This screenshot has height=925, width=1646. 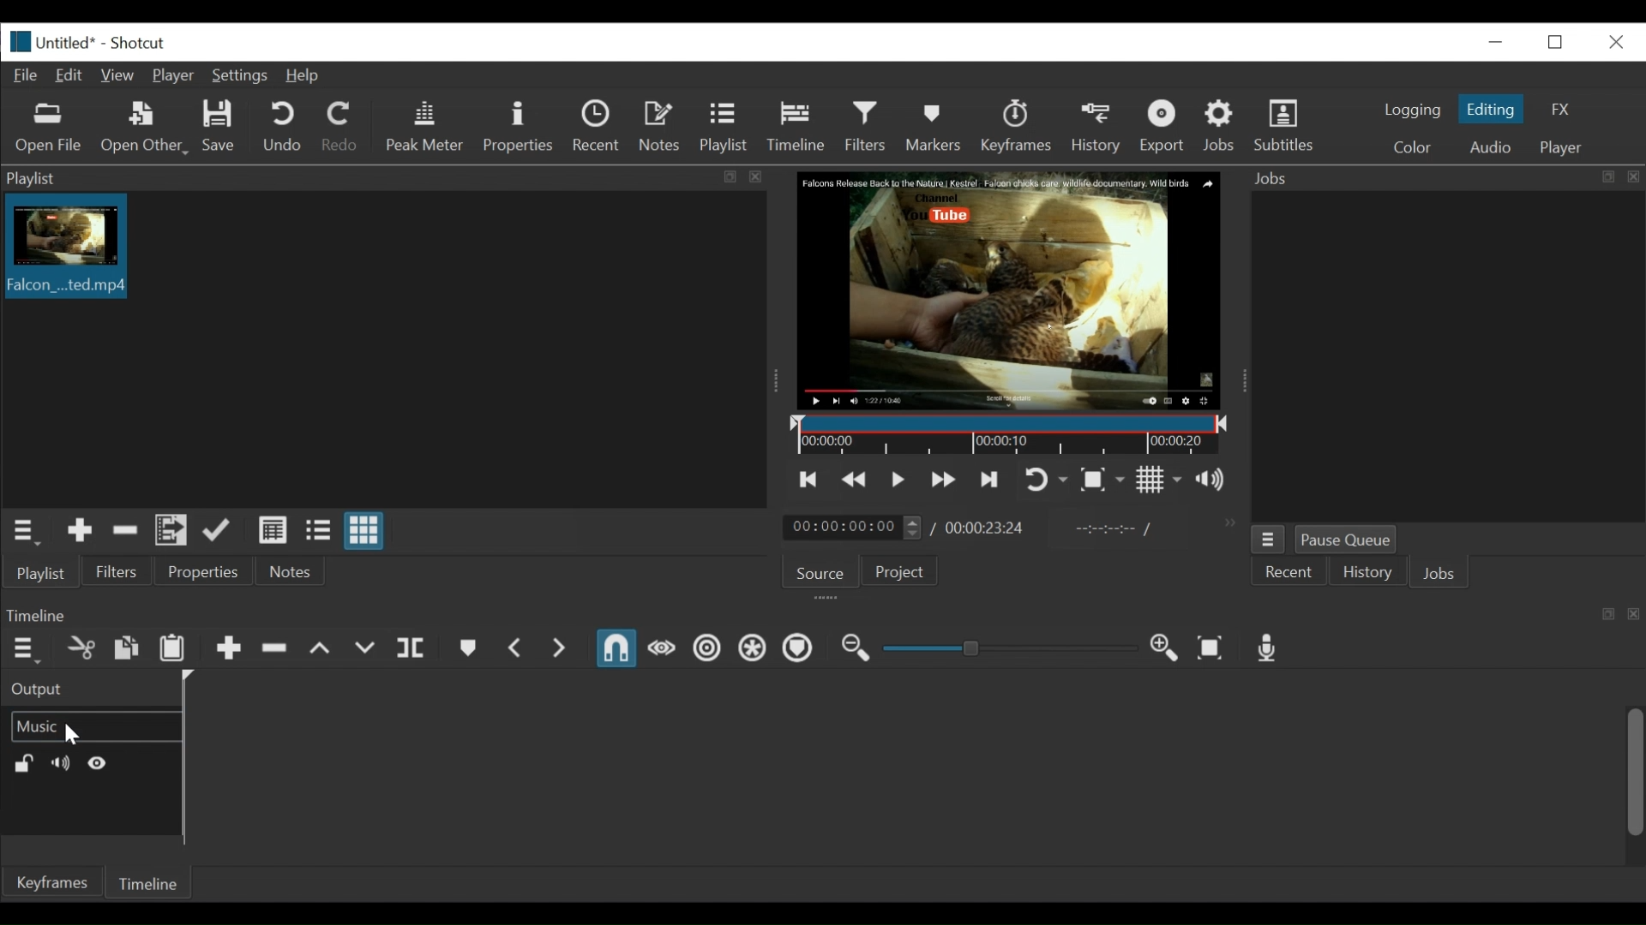 I want to click on Recent, so click(x=1289, y=573).